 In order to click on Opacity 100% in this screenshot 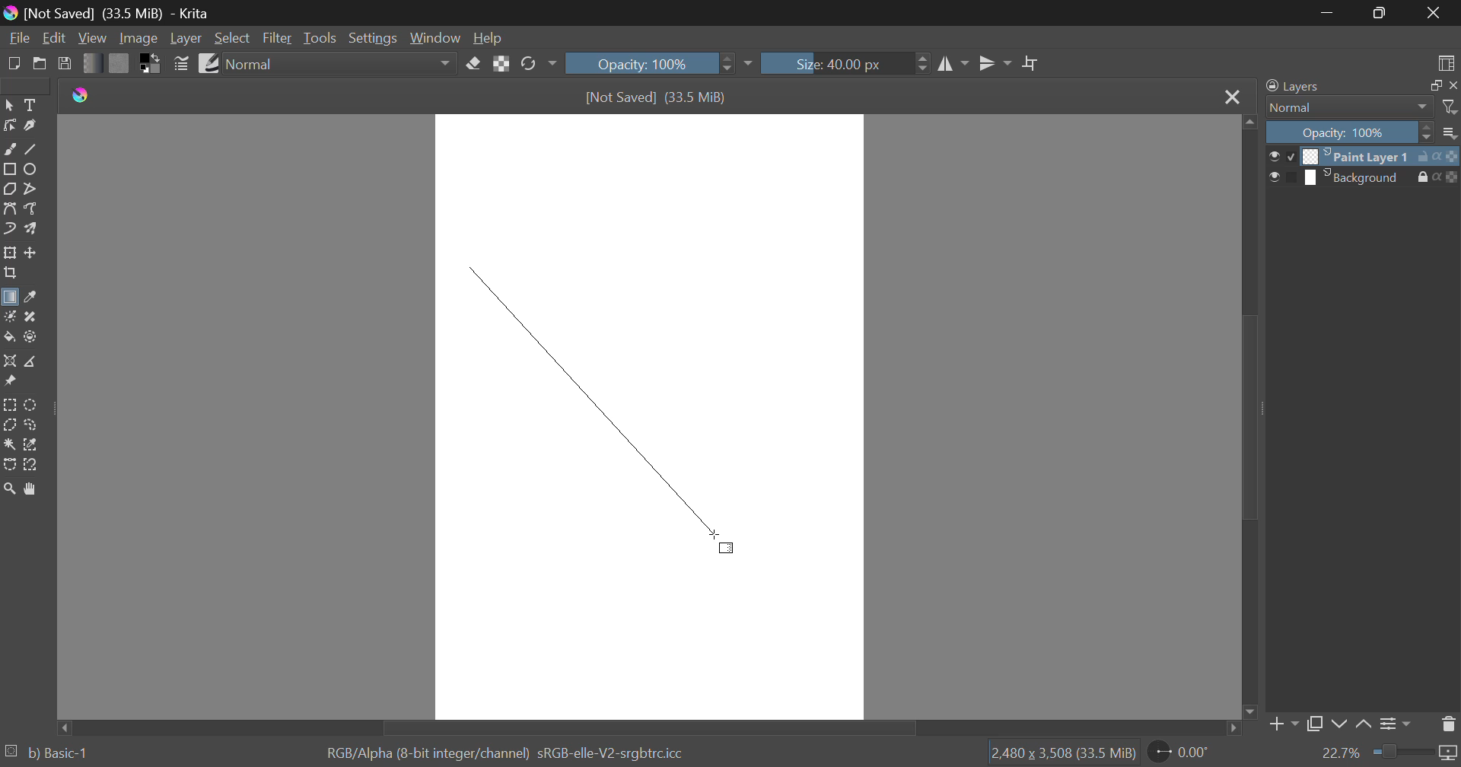, I will do `click(1348, 132)`.